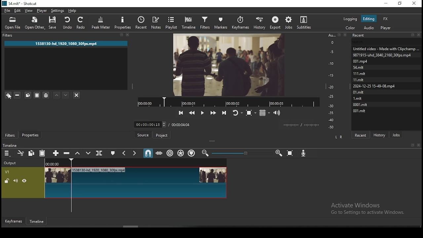 This screenshot has height=238, width=423. I want to click on record audio, so click(304, 152).